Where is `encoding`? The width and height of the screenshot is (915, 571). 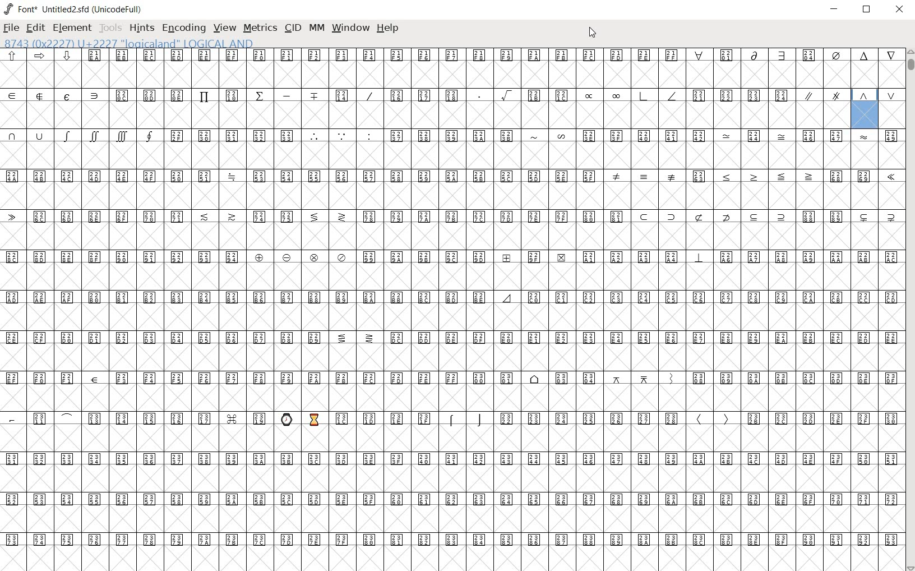
encoding is located at coordinates (185, 28).